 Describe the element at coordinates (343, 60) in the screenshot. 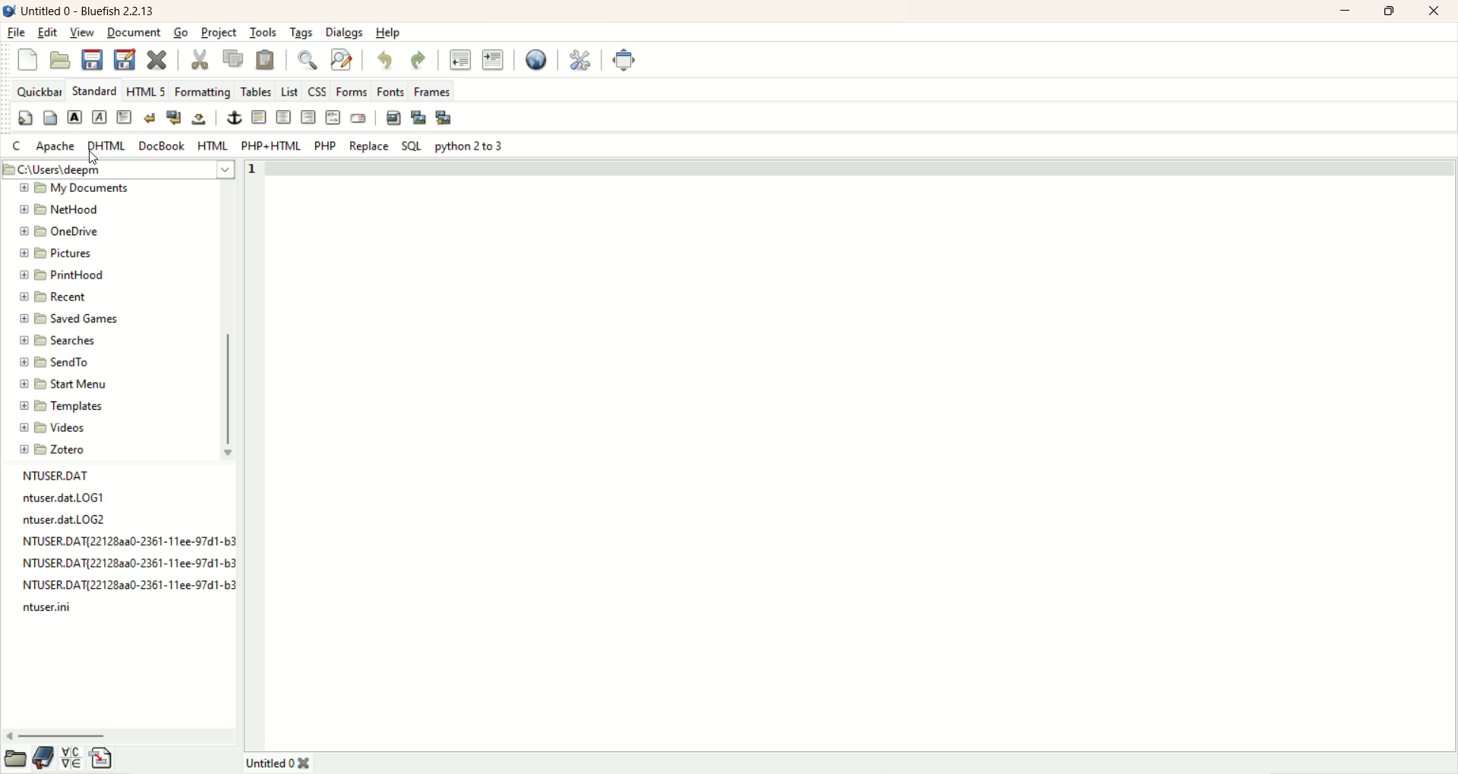

I see `advanced find and replace` at that location.